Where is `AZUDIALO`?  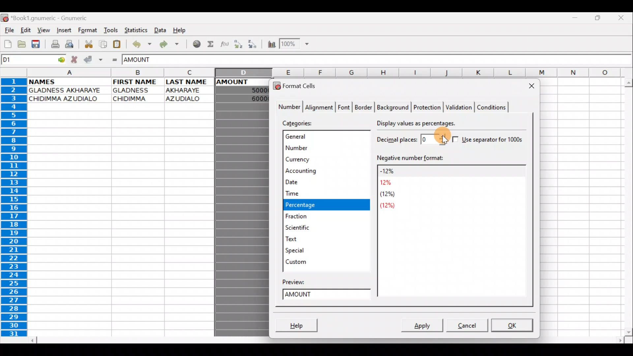 AZUDIALO is located at coordinates (186, 98).